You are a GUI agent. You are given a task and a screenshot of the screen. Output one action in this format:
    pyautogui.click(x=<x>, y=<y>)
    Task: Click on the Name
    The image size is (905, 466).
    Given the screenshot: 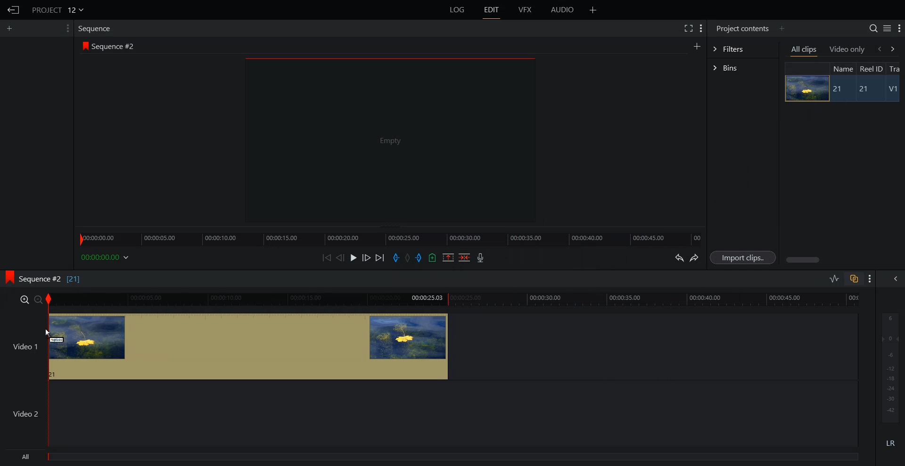 What is the action you would take?
    pyautogui.click(x=842, y=68)
    